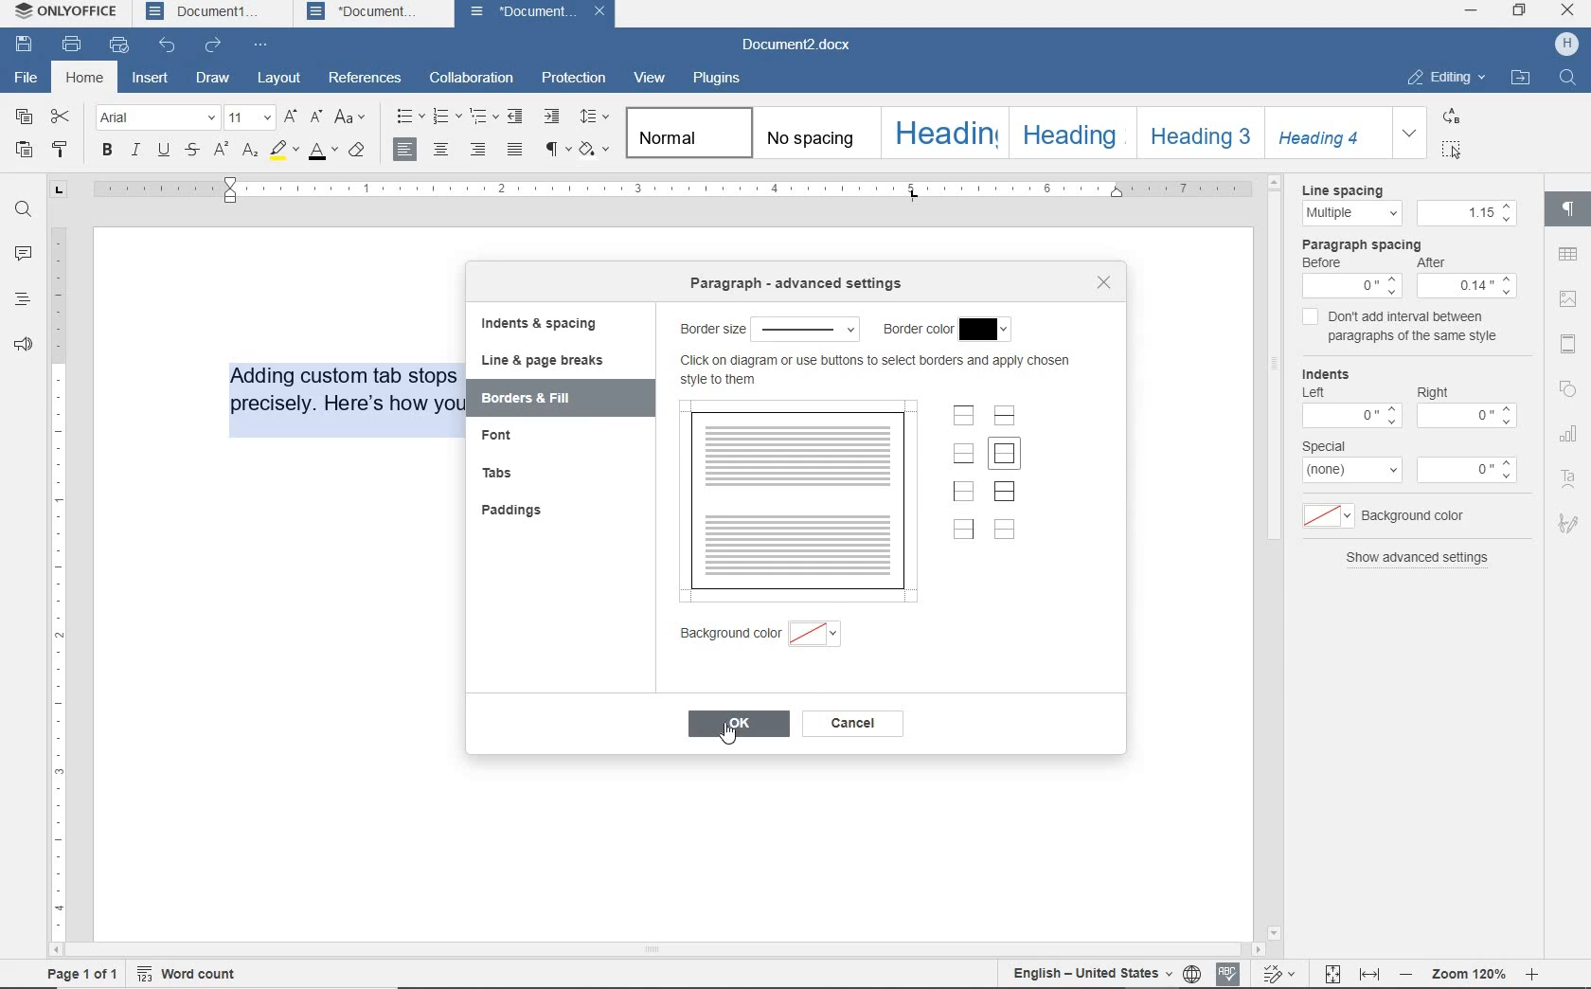 This screenshot has width=1591, height=989. Describe the element at coordinates (1567, 301) in the screenshot. I see `insert image` at that location.